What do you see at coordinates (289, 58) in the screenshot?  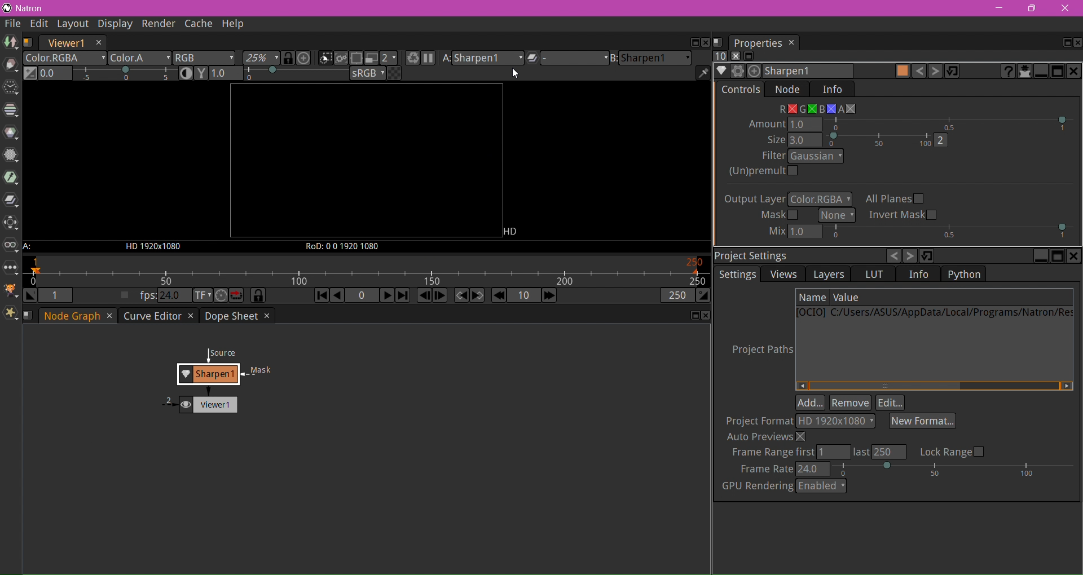 I see `When enabled, all the viewers will be synchronized to the sme portion of the image in the viewport` at bounding box center [289, 58].